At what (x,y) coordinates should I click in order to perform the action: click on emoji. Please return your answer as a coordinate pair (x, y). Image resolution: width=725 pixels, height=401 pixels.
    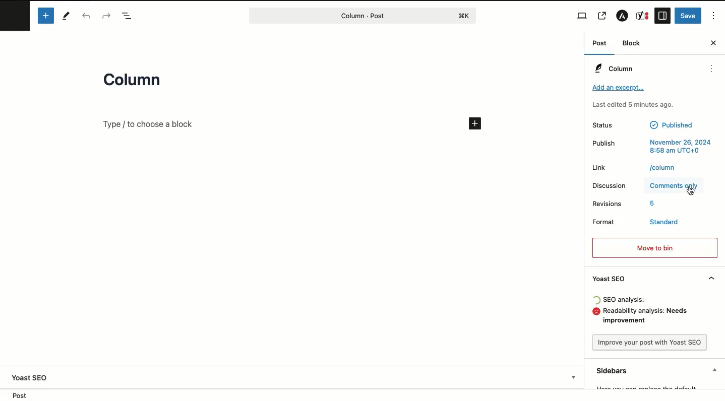
    Looking at the image, I should click on (596, 312).